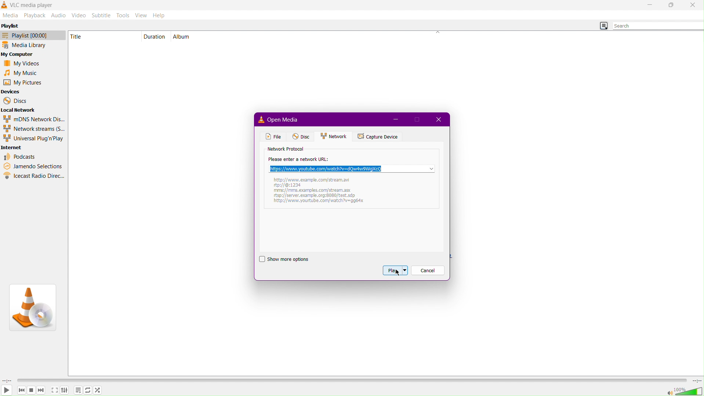 This screenshot has width=704, height=396. I want to click on Playlist, so click(33, 36).